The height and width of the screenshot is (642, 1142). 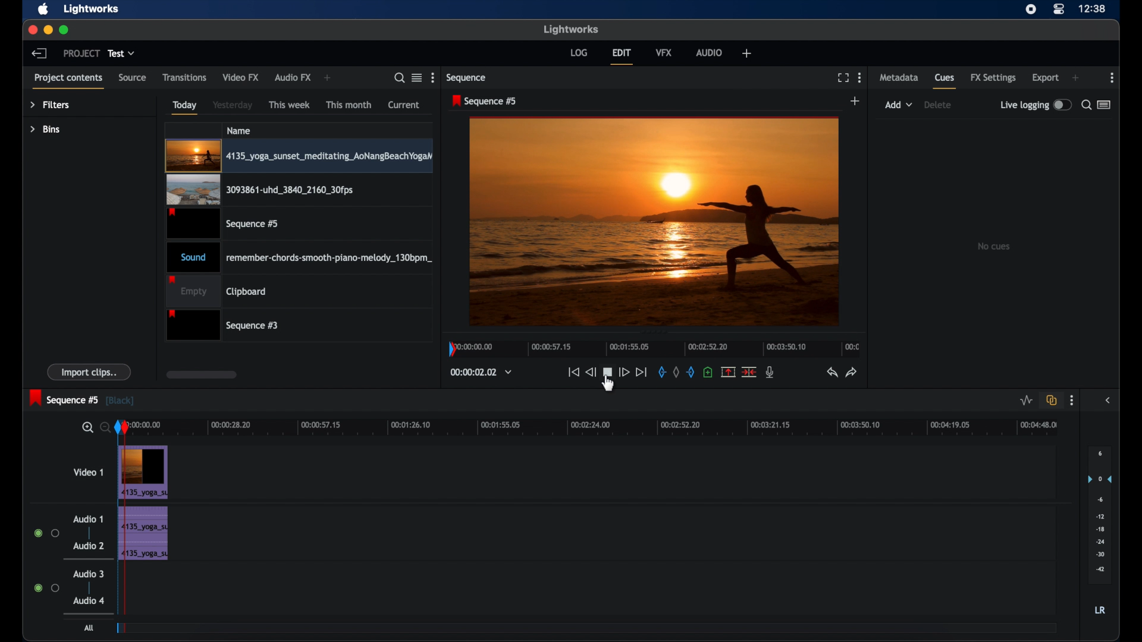 I want to click on cues, so click(x=946, y=81).